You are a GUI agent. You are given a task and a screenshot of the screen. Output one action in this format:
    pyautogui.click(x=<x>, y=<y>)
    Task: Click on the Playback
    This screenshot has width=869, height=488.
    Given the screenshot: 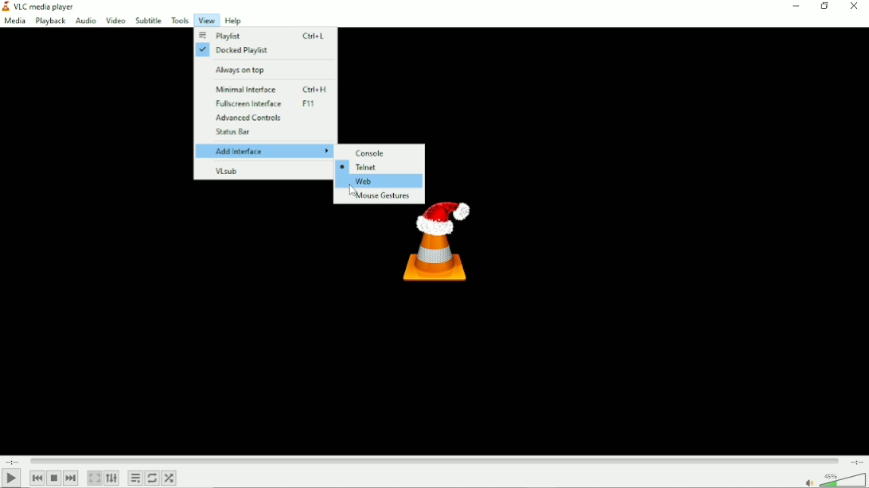 What is the action you would take?
    pyautogui.click(x=49, y=21)
    